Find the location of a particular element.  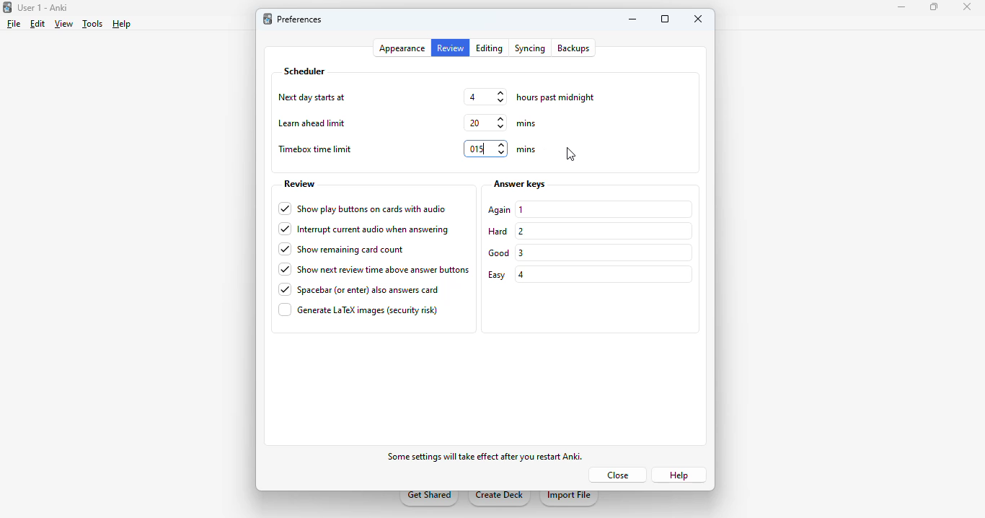

minimize is located at coordinates (632, 19).